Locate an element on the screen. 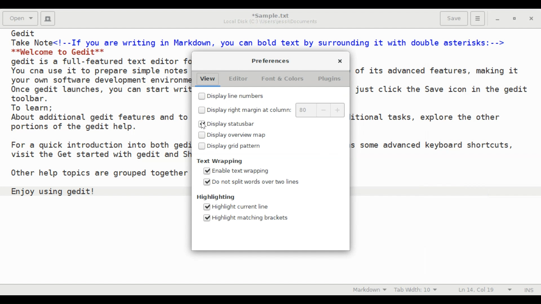 The image size is (541, 304). (un)select Enable text wrapping is located at coordinates (239, 171).